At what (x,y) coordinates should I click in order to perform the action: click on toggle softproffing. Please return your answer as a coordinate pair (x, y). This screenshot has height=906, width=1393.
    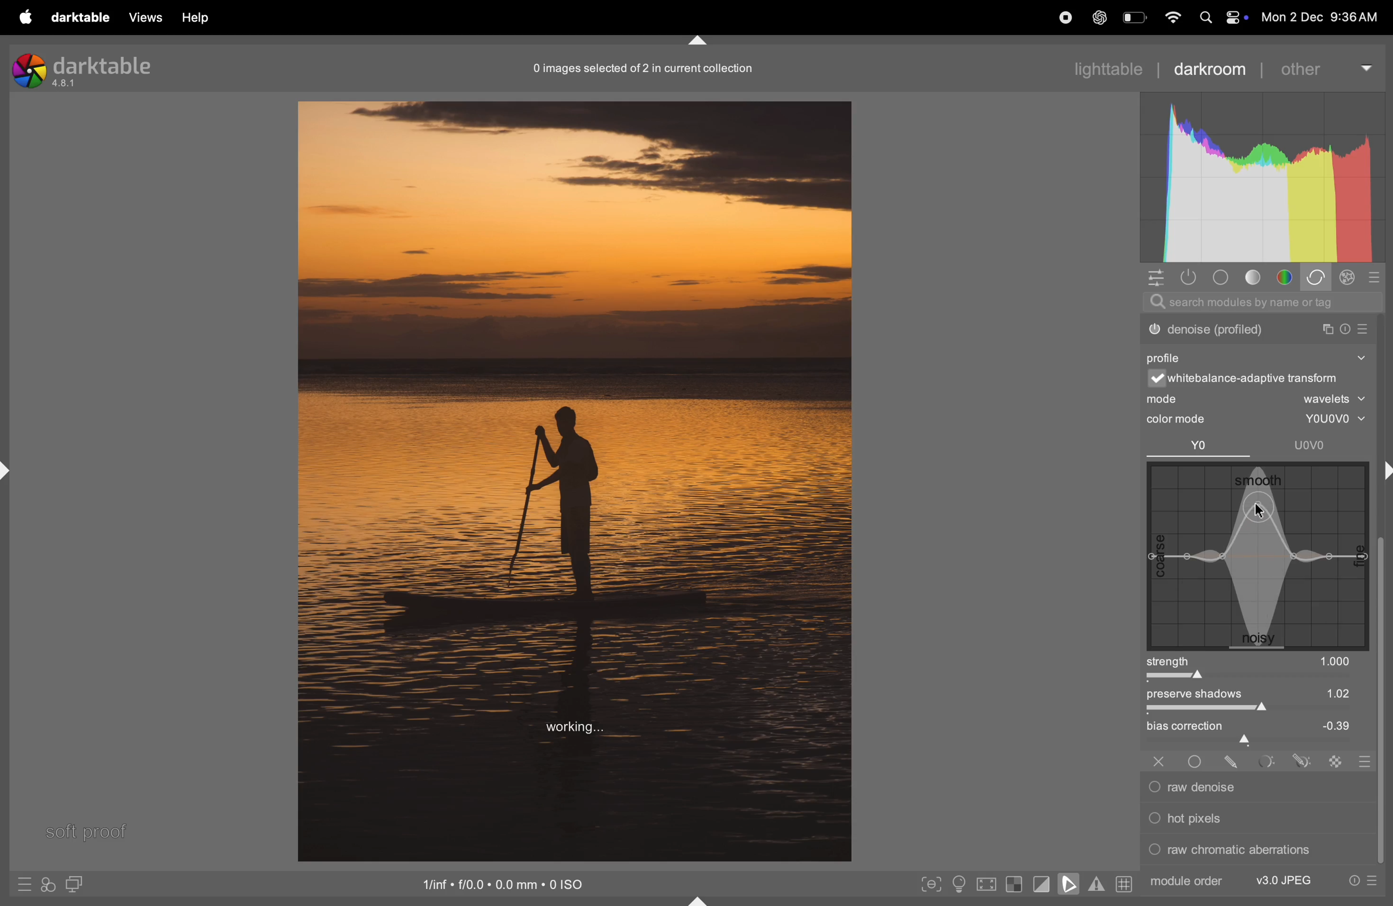
    Looking at the image, I should click on (1069, 886).